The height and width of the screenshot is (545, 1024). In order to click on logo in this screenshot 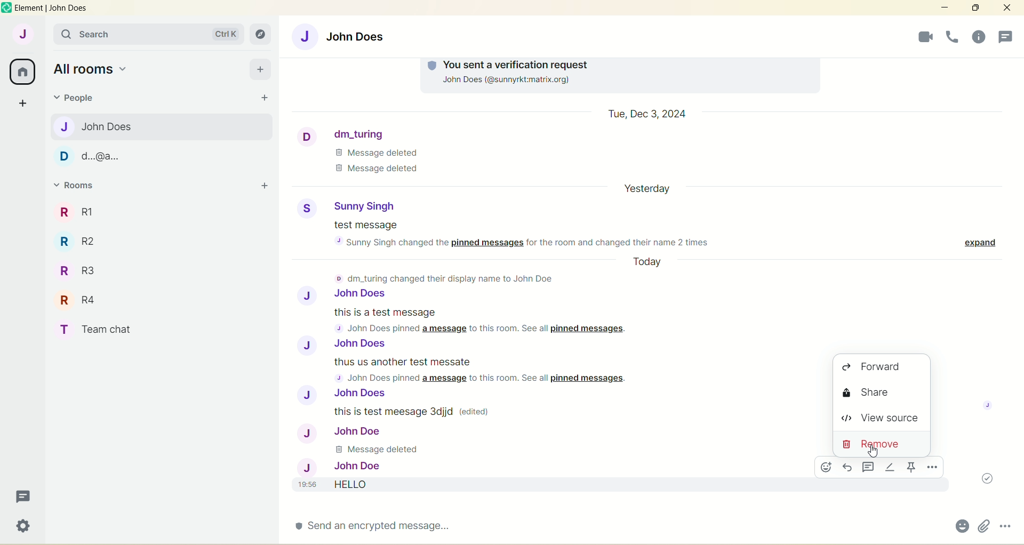, I will do `click(6, 7)`.